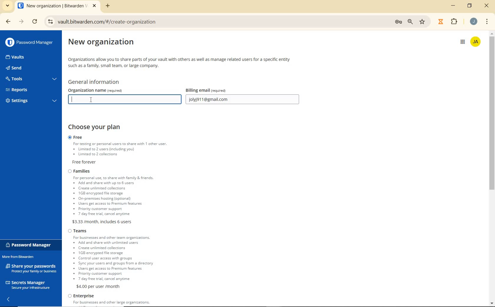 The width and height of the screenshot is (495, 307). Describe the element at coordinates (473, 21) in the screenshot. I see `account name` at that location.